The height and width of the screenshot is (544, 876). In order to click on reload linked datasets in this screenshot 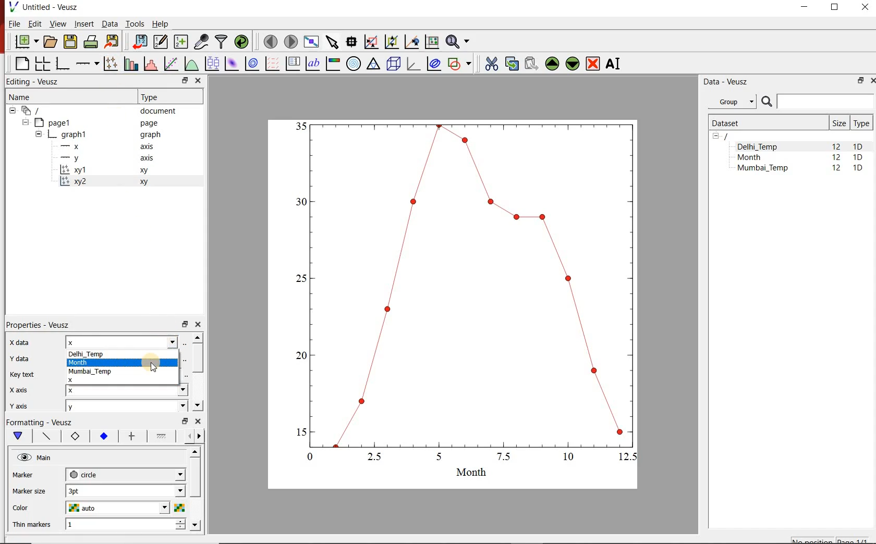, I will do `click(241, 41)`.